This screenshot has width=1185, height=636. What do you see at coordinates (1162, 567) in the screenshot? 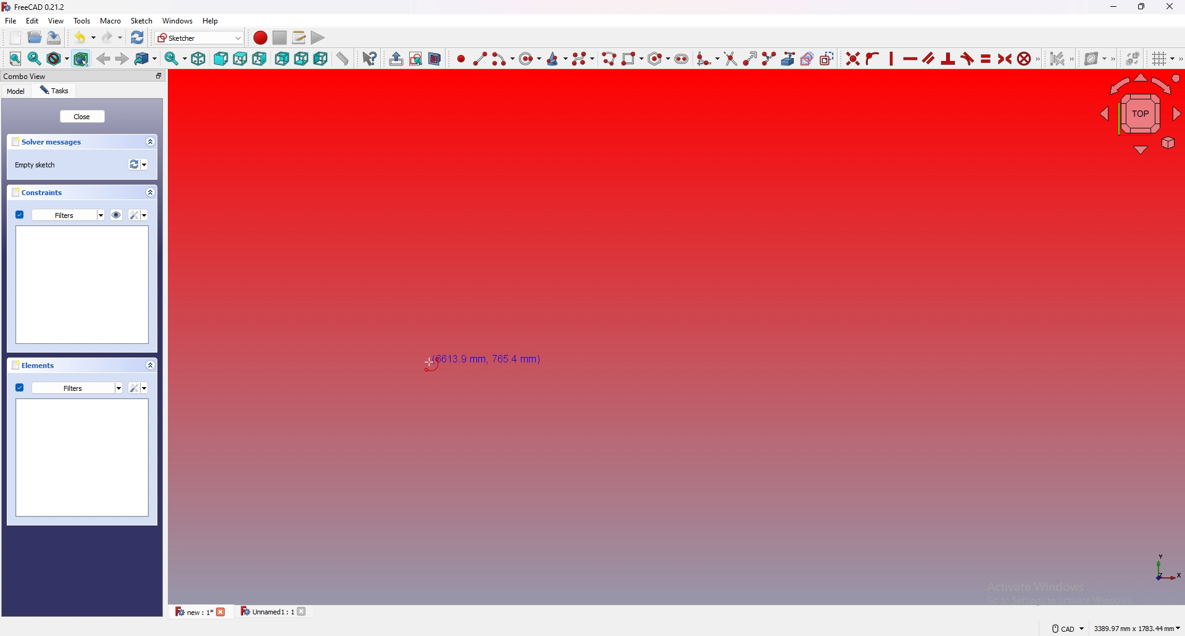
I see `axis` at bounding box center [1162, 567].